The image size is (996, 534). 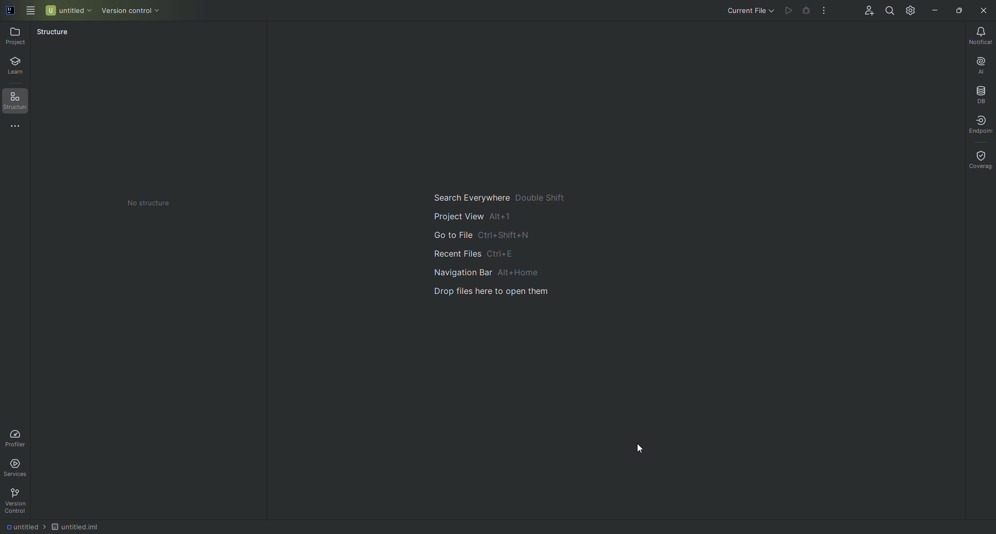 What do you see at coordinates (20, 103) in the screenshot?
I see `Structure` at bounding box center [20, 103].